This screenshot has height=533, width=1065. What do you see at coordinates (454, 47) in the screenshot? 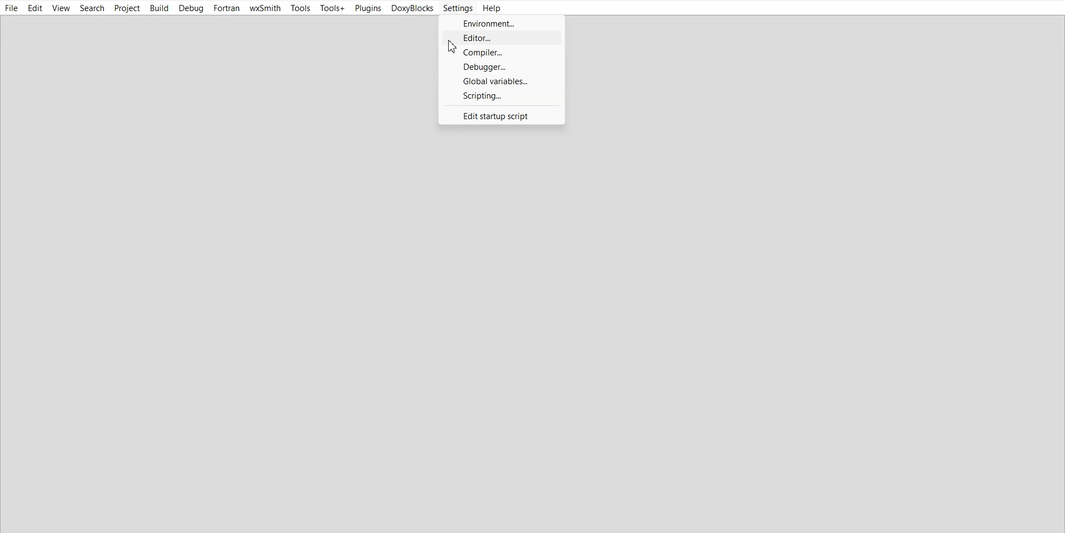
I see `Cursor` at bounding box center [454, 47].